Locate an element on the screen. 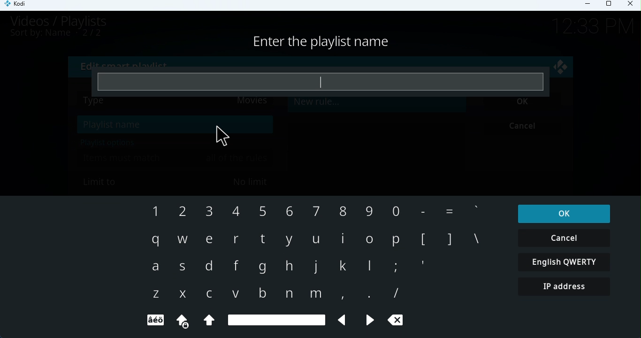  Maximize is located at coordinates (610, 4).